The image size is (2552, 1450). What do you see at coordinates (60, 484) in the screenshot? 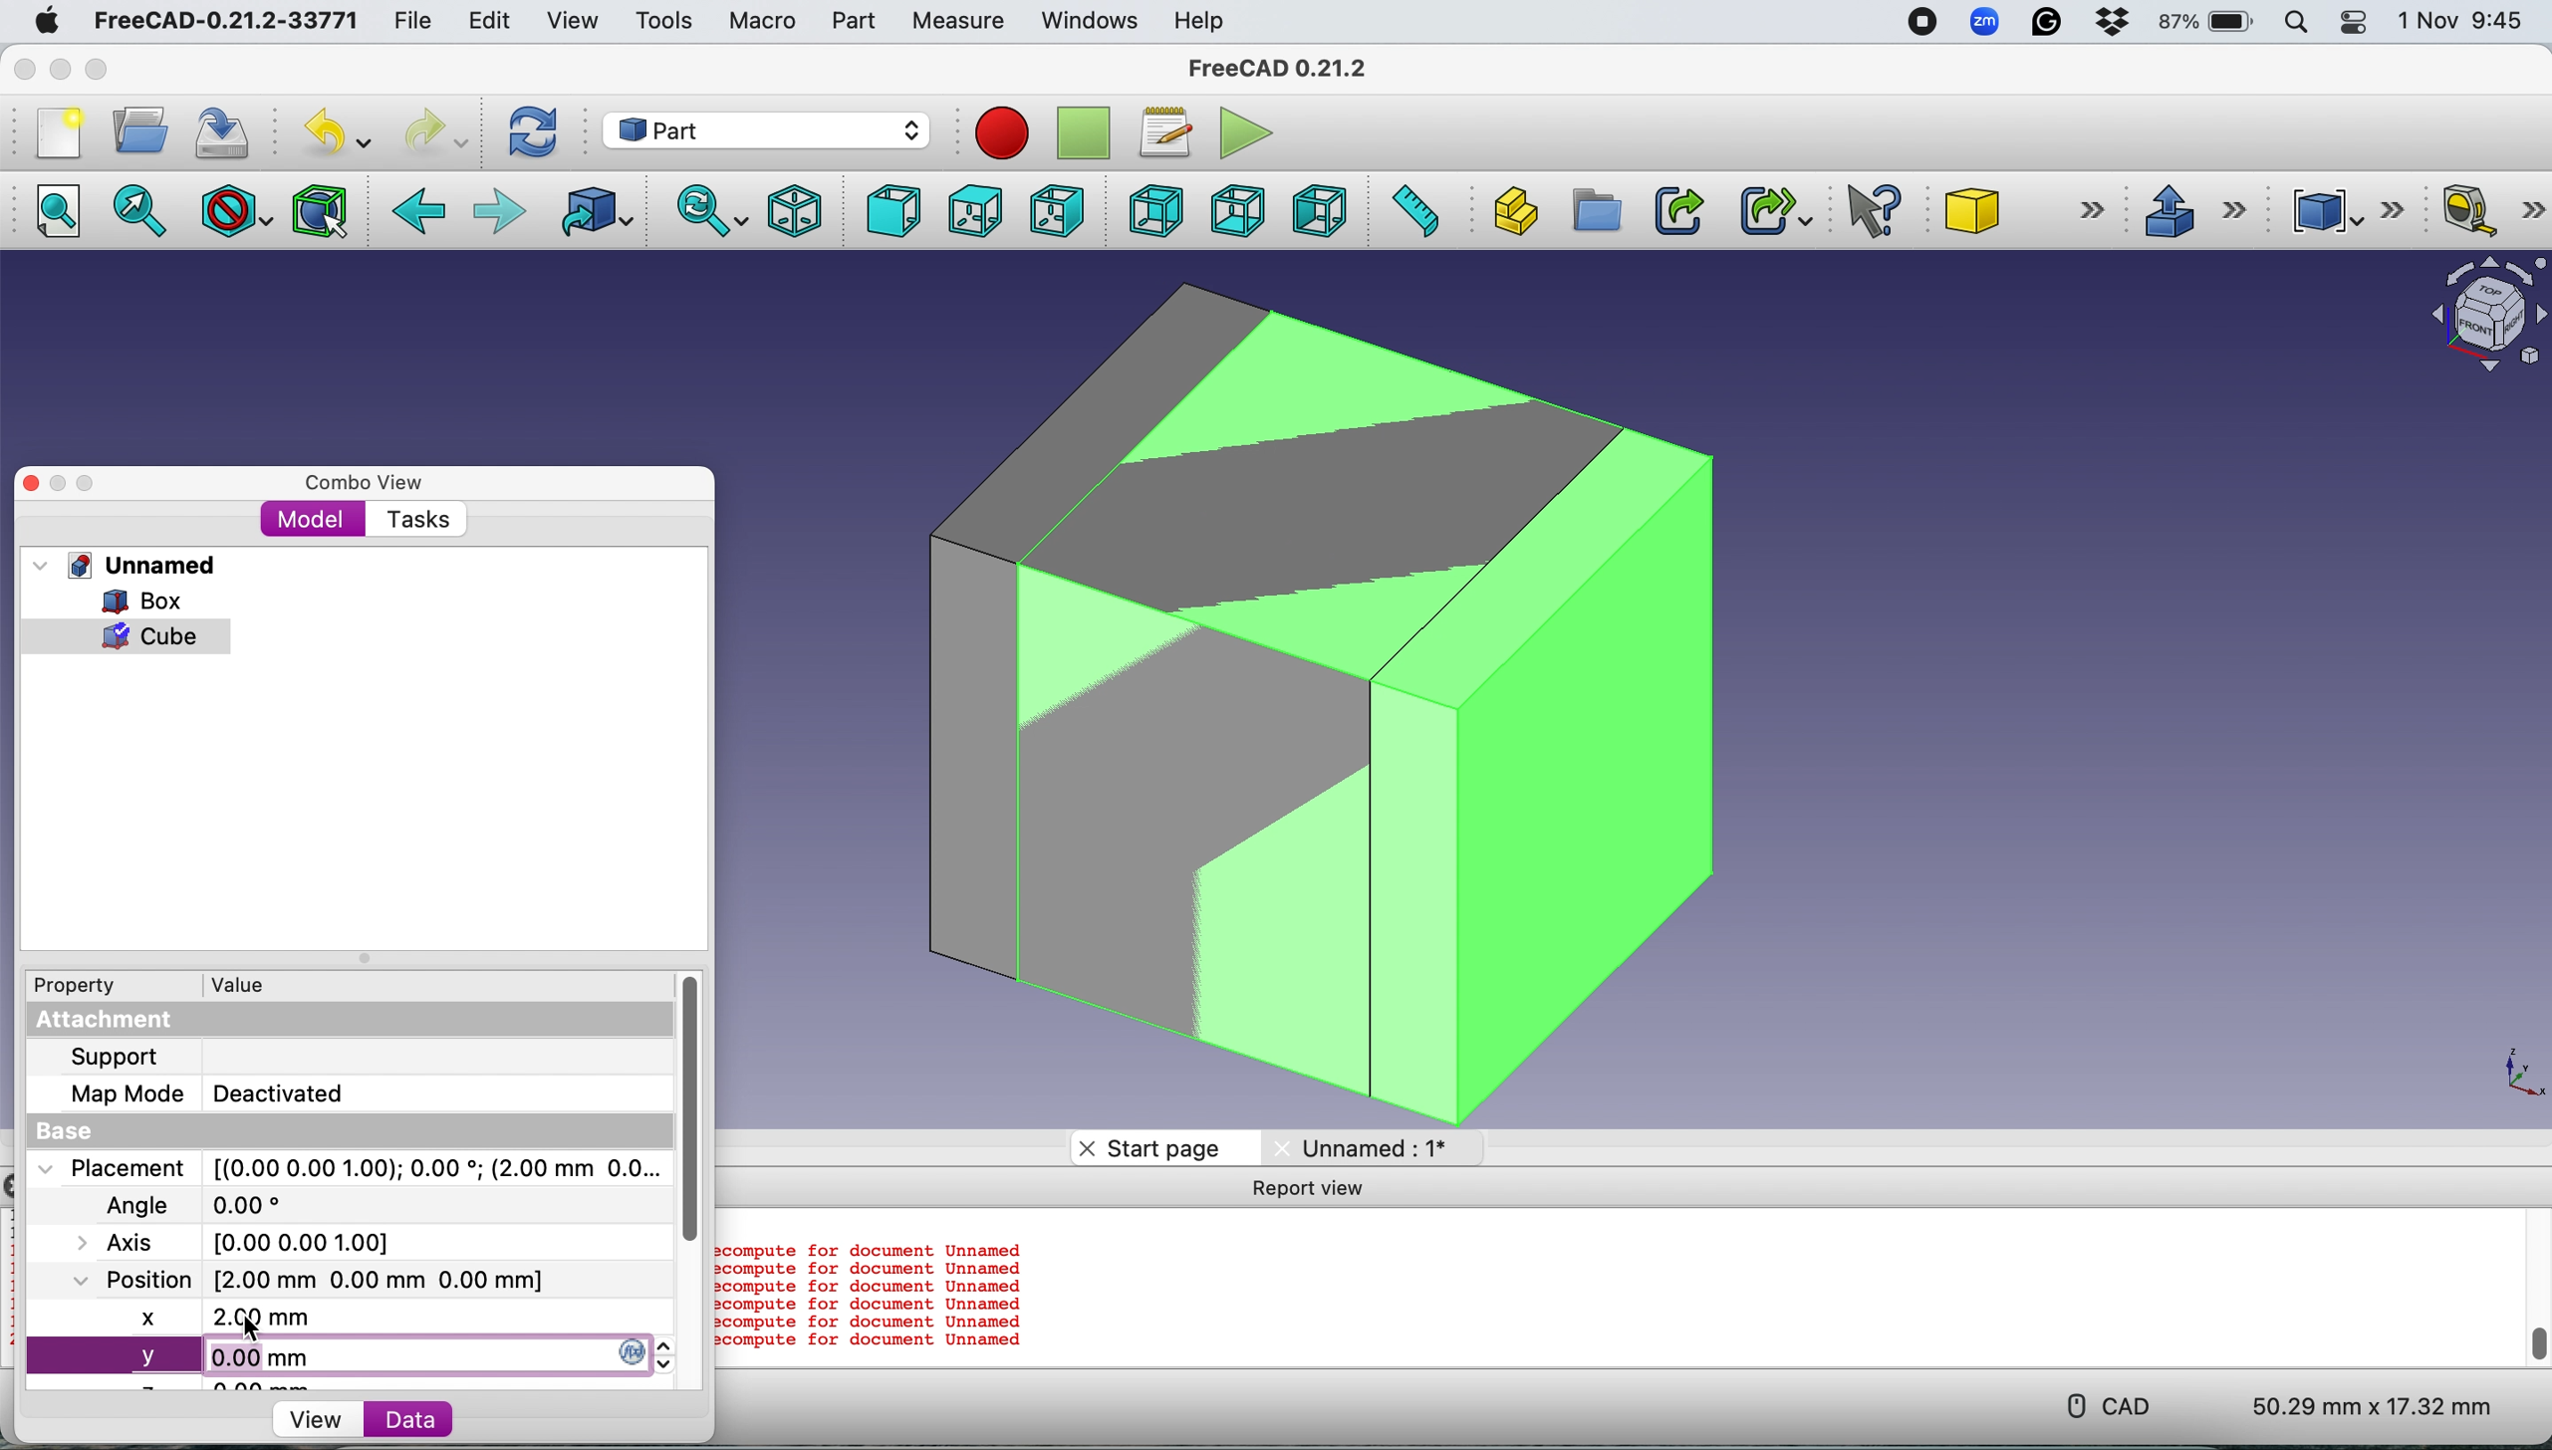
I see `Minimise` at bounding box center [60, 484].